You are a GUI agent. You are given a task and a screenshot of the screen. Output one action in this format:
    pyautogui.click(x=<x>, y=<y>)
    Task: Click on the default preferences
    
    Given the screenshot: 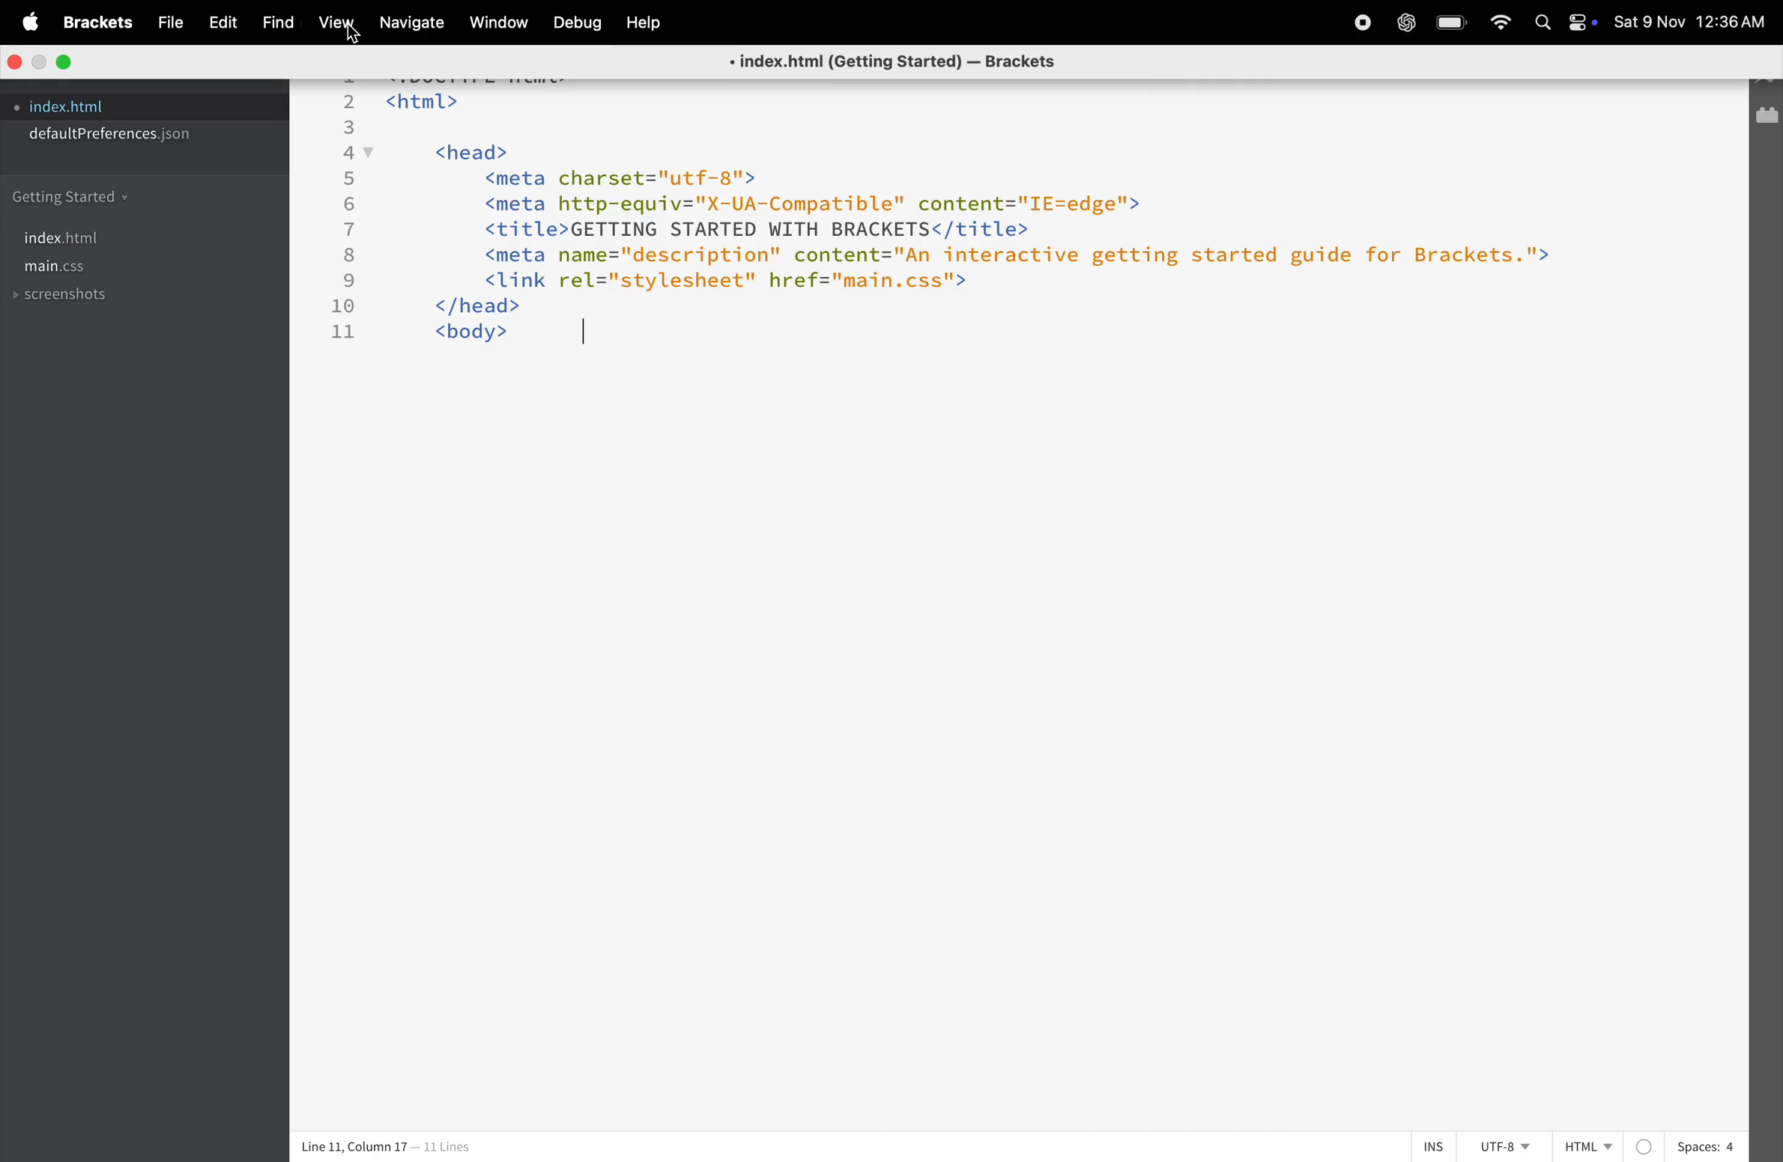 What is the action you would take?
    pyautogui.click(x=118, y=133)
    